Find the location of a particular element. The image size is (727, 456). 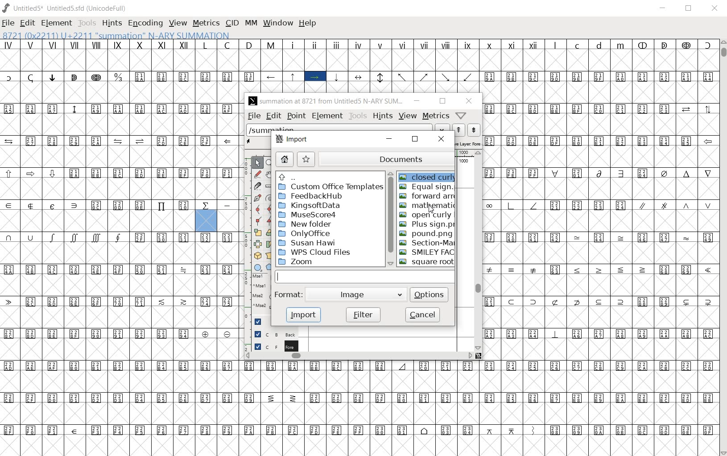

forward arrow is located at coordinates (428, 196).